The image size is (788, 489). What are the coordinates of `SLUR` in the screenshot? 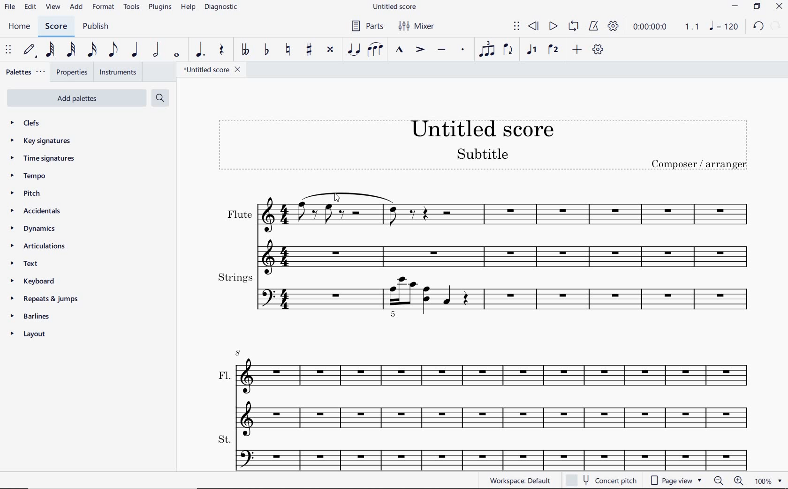 It's located at (374, 50).